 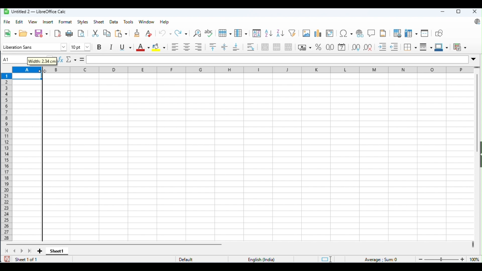 I want to click on sort ascending, so click(x=268, y=33).